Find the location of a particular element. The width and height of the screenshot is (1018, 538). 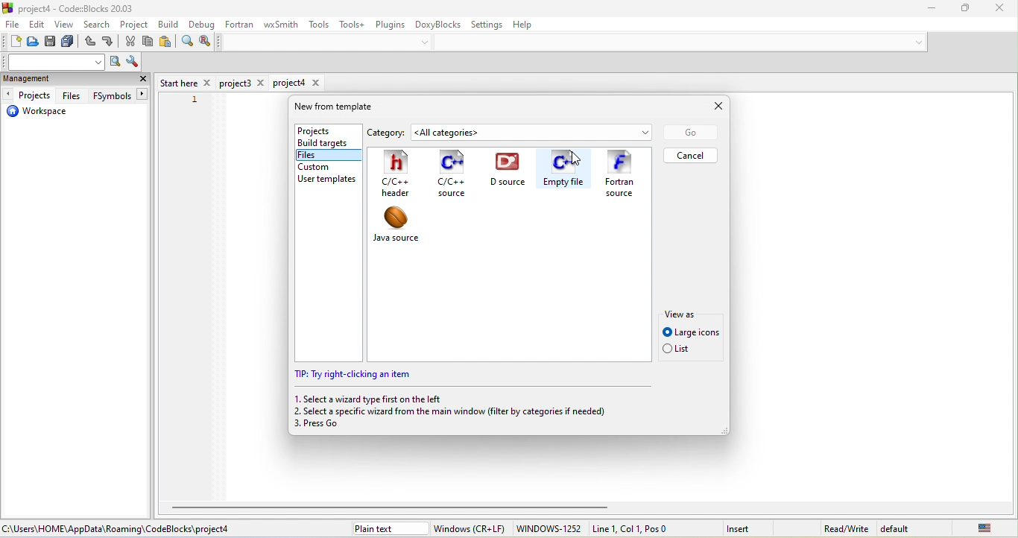

close is located at coordinates (993, 7).